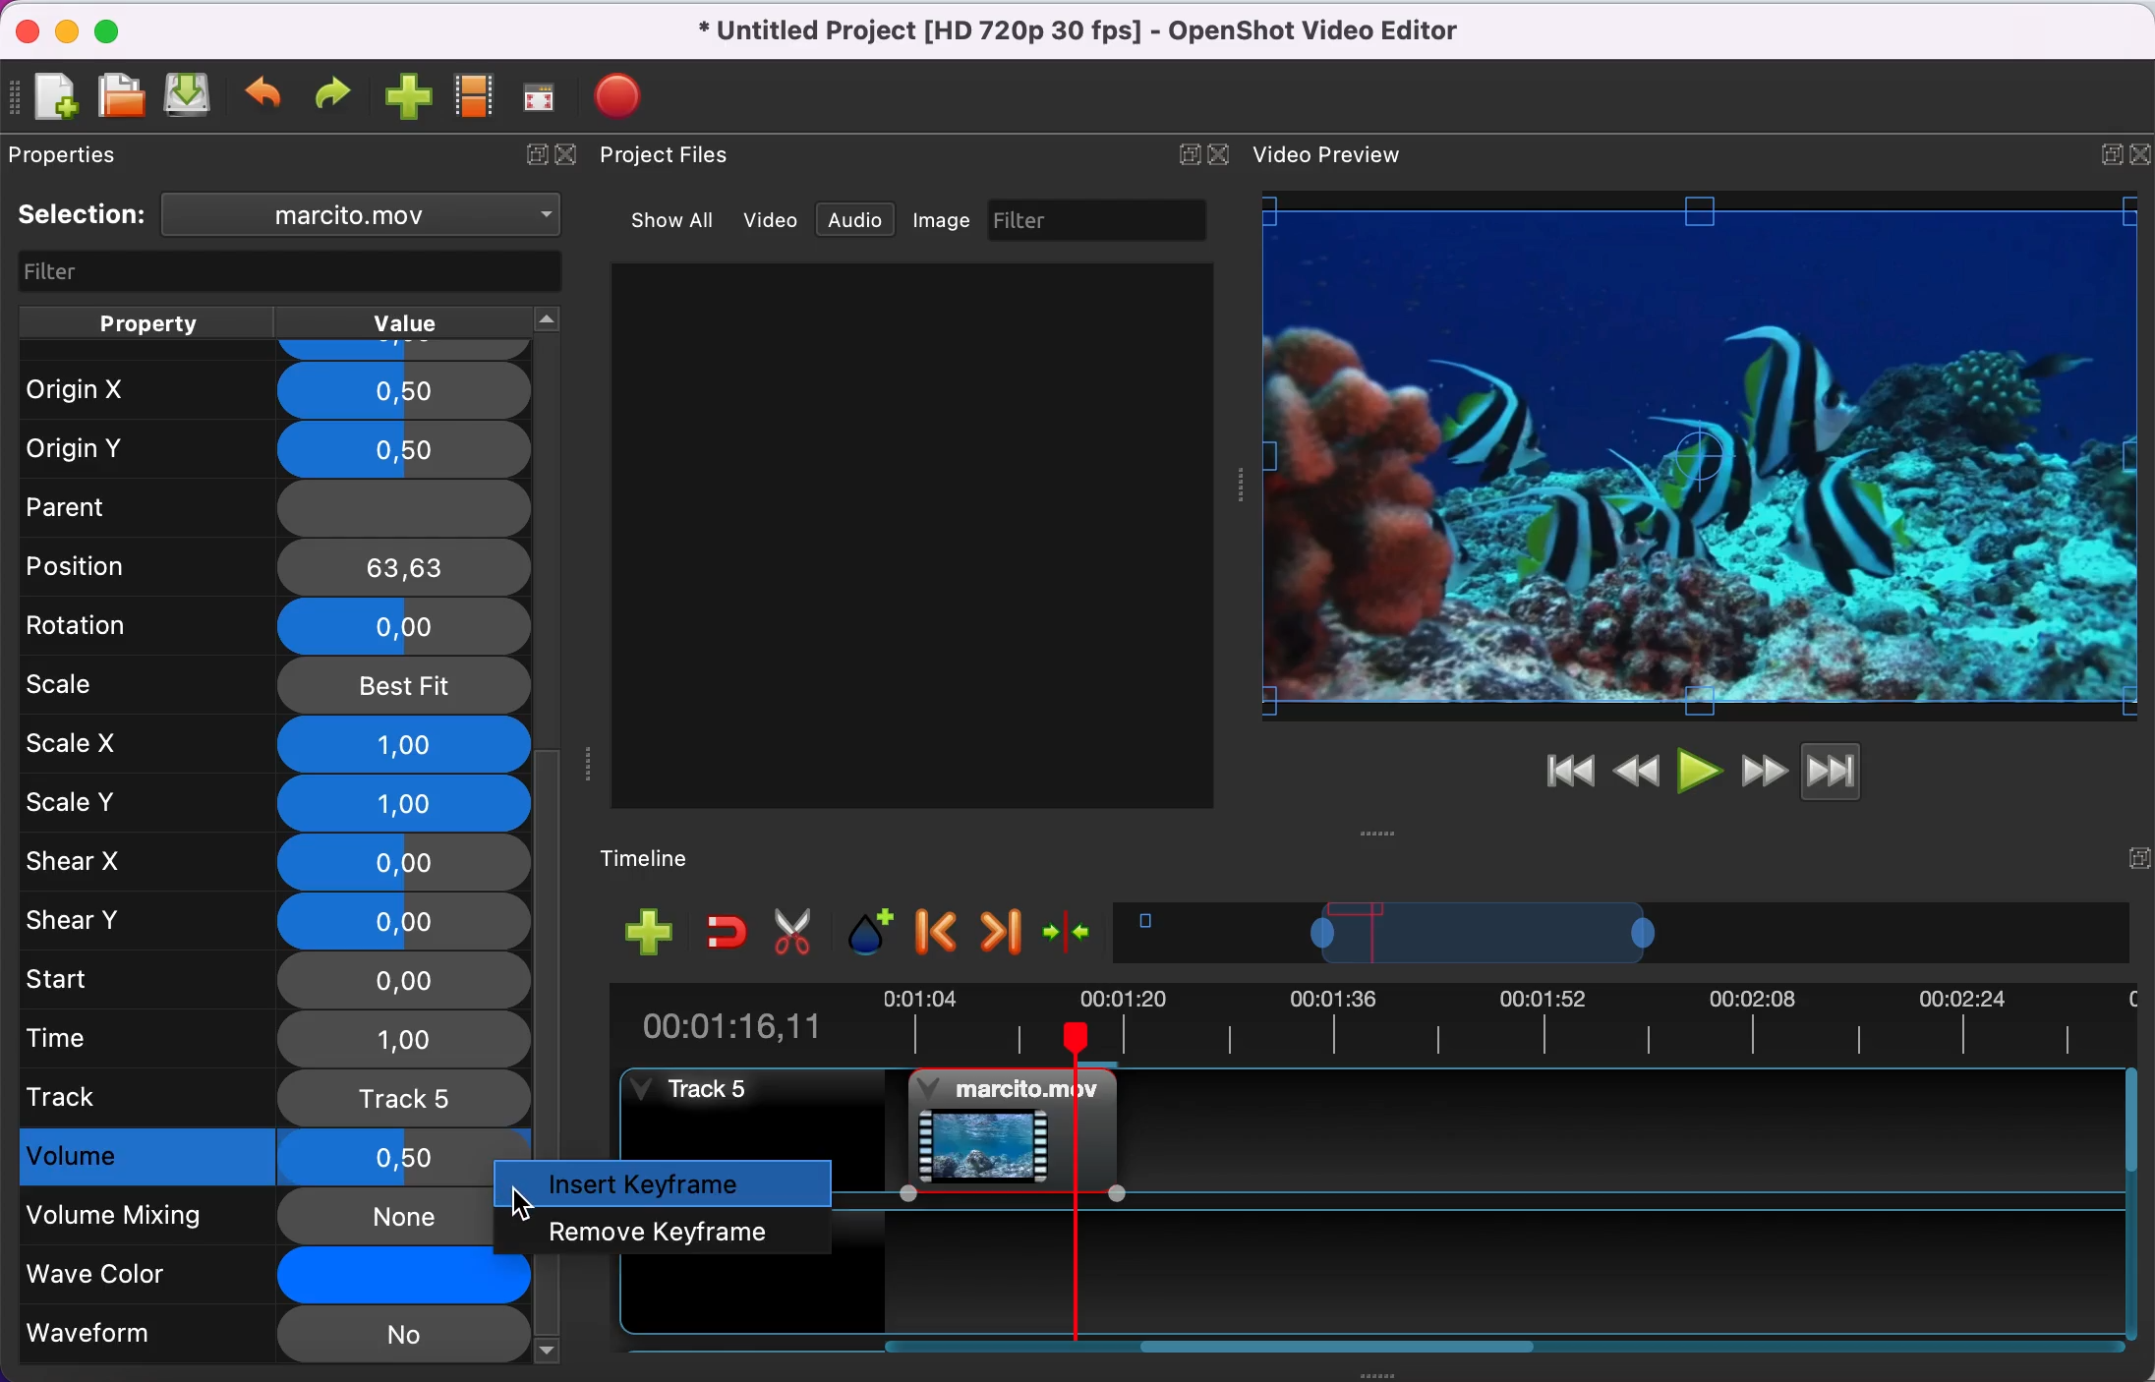 The height and width of the screenshot is (1382, 2155). Describe the element at coordinates (574, 161) in the screenshot. I see `close` at that location.